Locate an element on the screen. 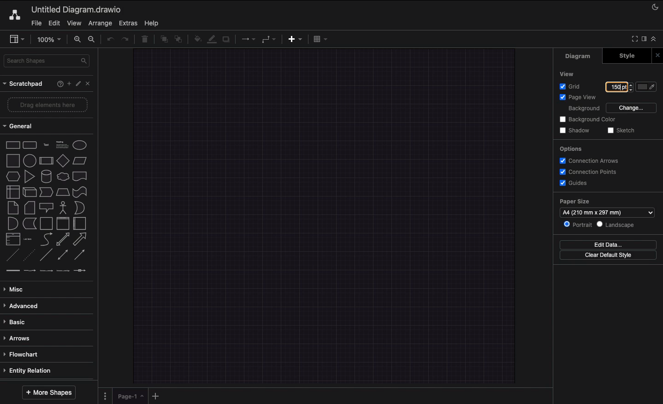  Move to front is located at coordinates (162, 41).